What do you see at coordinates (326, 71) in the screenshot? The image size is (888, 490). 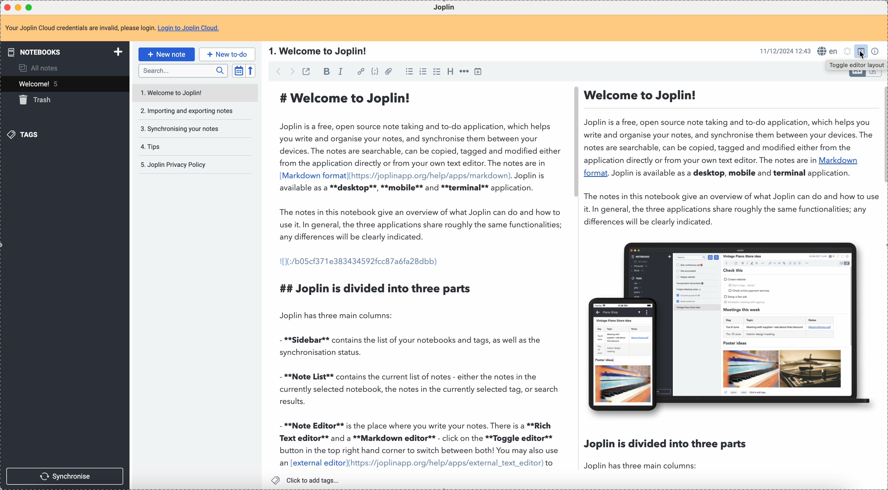 I see `bold` at bounding box center [326, 71].